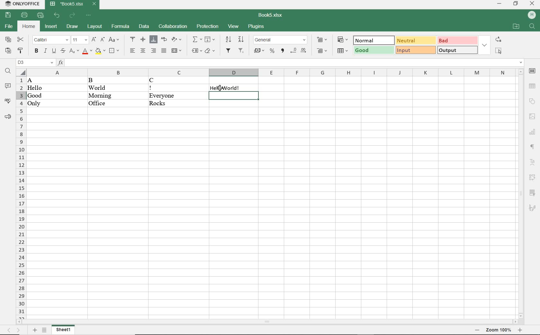 Image resolution: width=540 pixels, height=335 pixels. Describe the element at coordinates (41, 15) in the screenshot. I see `QUICK PRINT` at that location.